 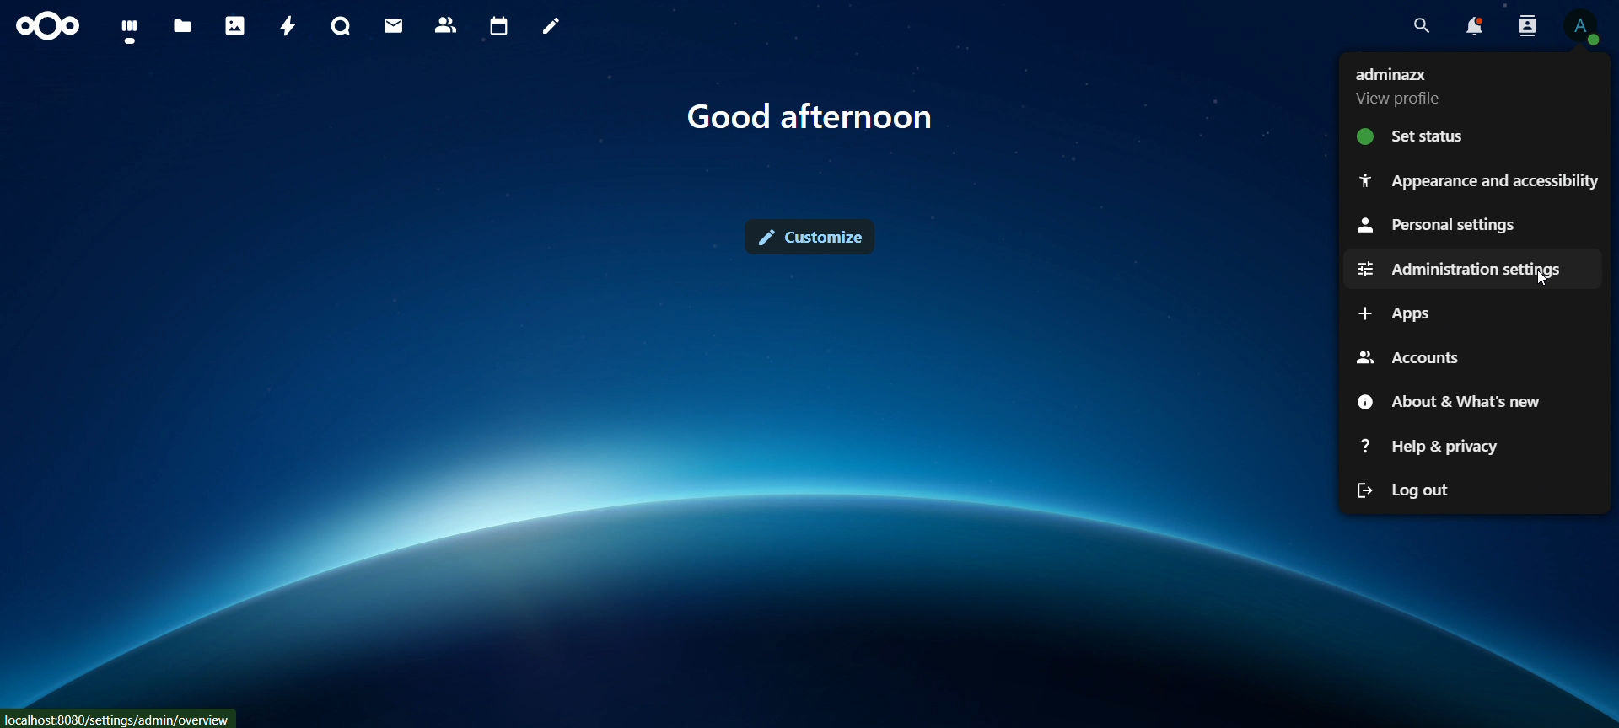 I want to click on photos, so click(x=234, y=26).